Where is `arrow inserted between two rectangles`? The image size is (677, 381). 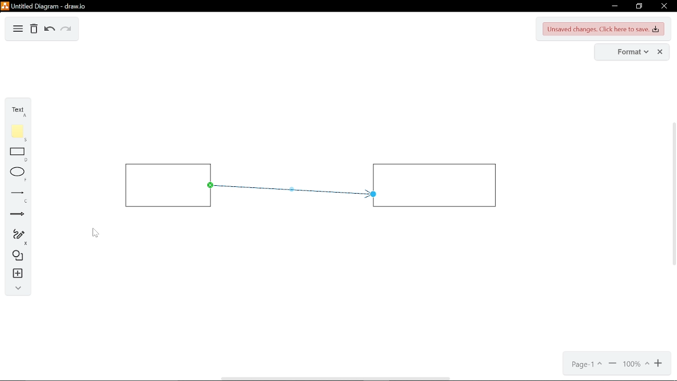 arrow inserted between two rectangles is located at coordinates (292, 190).